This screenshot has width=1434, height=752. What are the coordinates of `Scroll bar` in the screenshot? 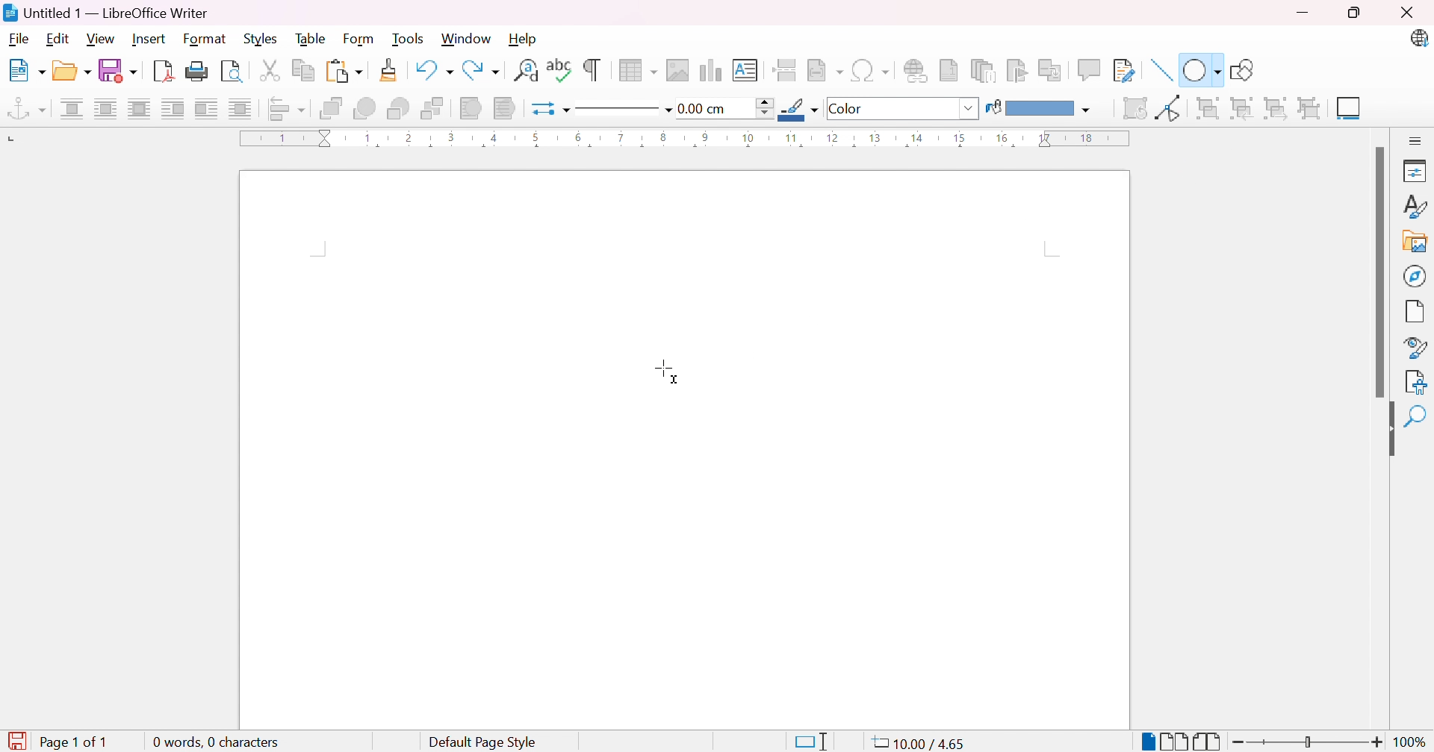 It's located at (1383, 272).